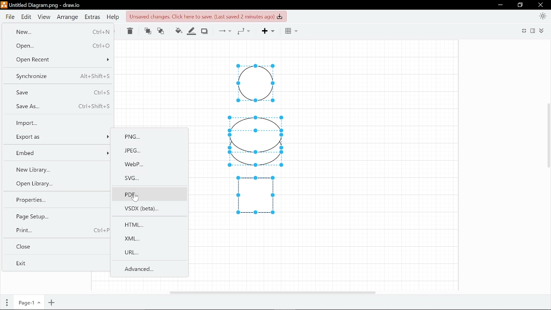 The image size is (551, 310). Describe the element at coordinates (151, 225) in the screenshot. I see `HTML` at that location.